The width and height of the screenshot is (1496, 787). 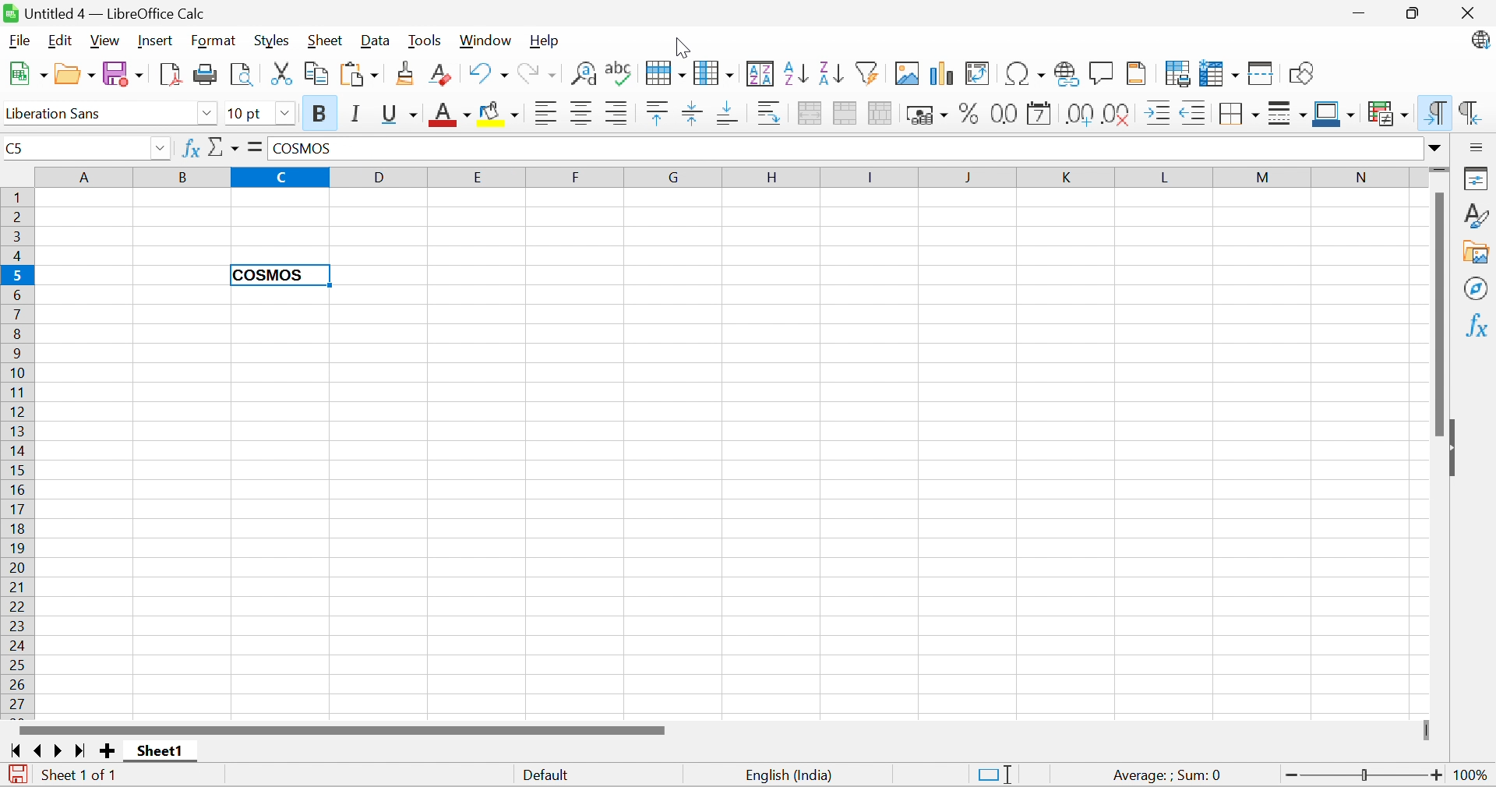 What do you see at coordinates (1335, 112) in the screenshot?
I see `Border Color` at bounding box center [1335, 112].